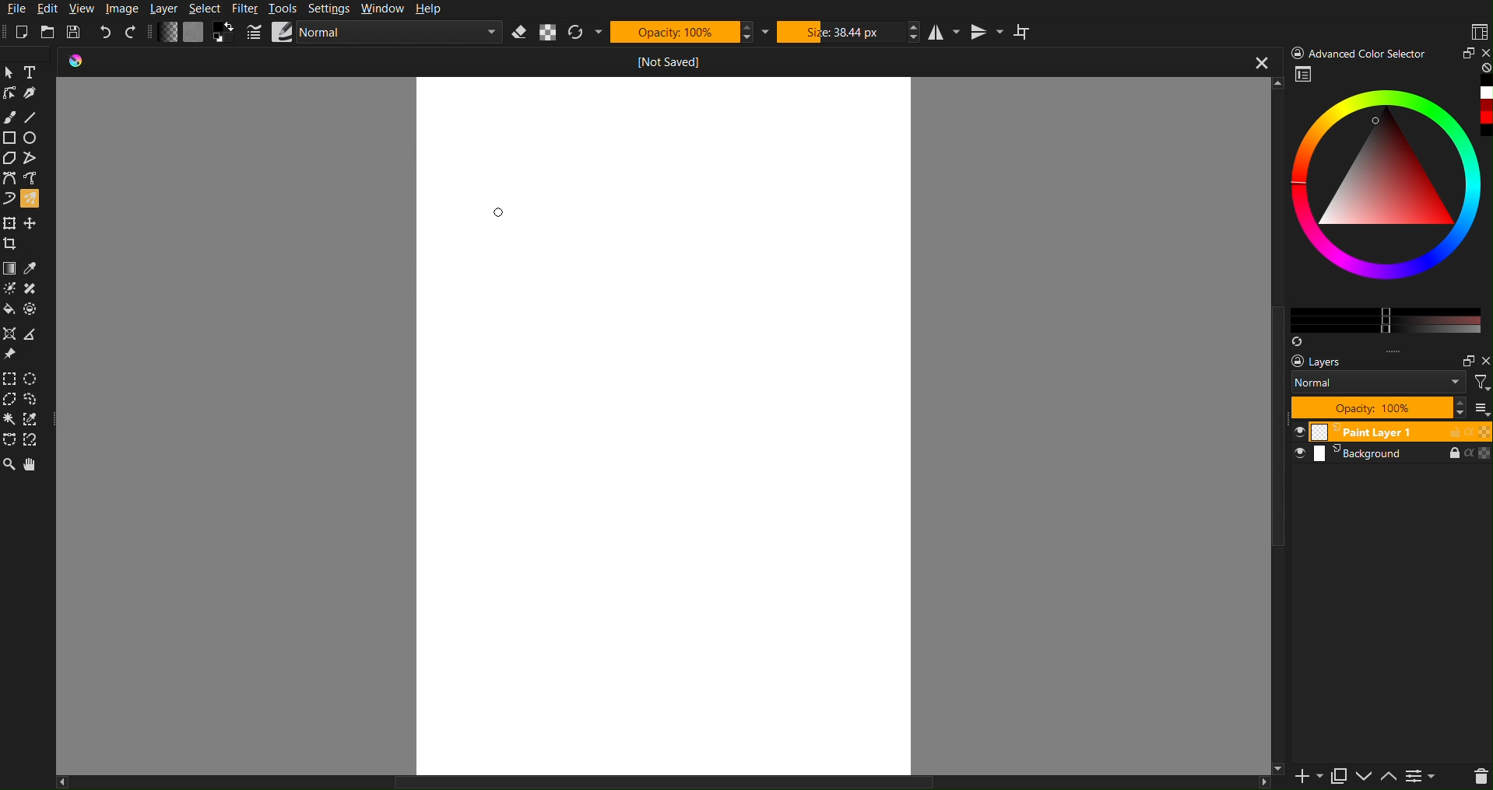 Image resolution: width=1493 pixels, height=790 pixels. I want to click on Opacity, so click(683, 32).